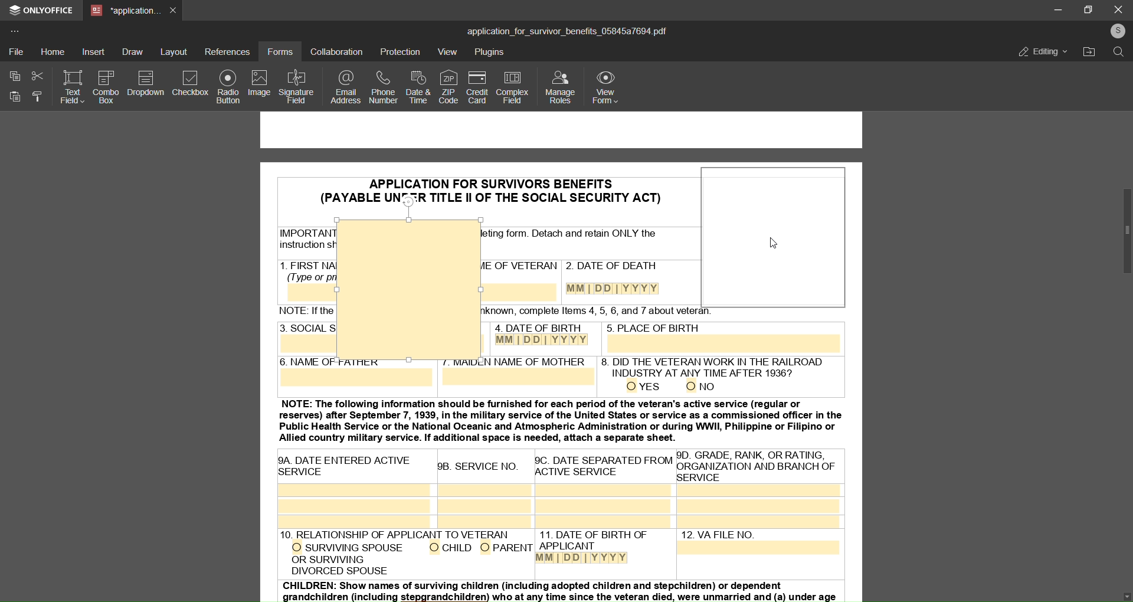  I want to click on layout, so click(175, 51).